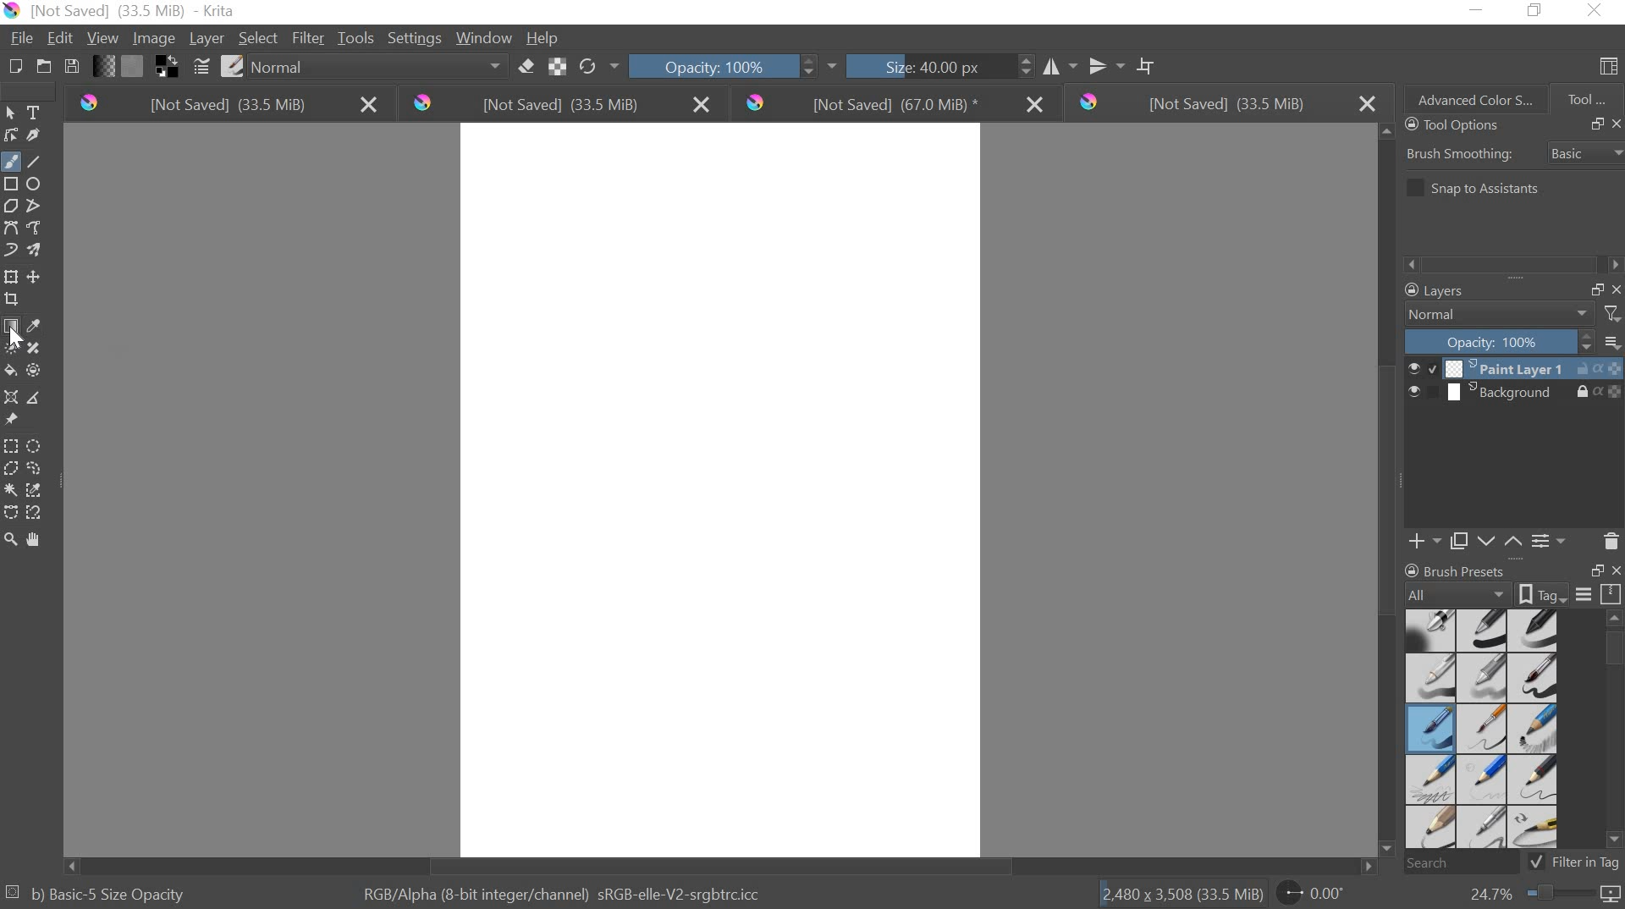  I want to click on OPEN AN EXISTING DOCUMENT, so click(41, 68).